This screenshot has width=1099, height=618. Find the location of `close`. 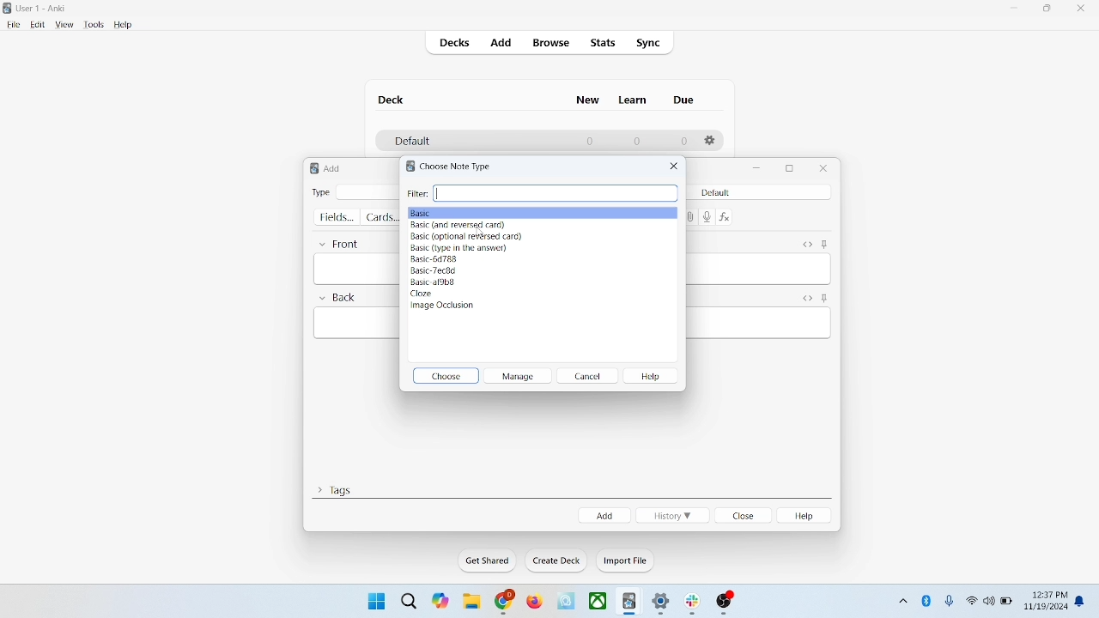

close is located at coordinates (674, 167).